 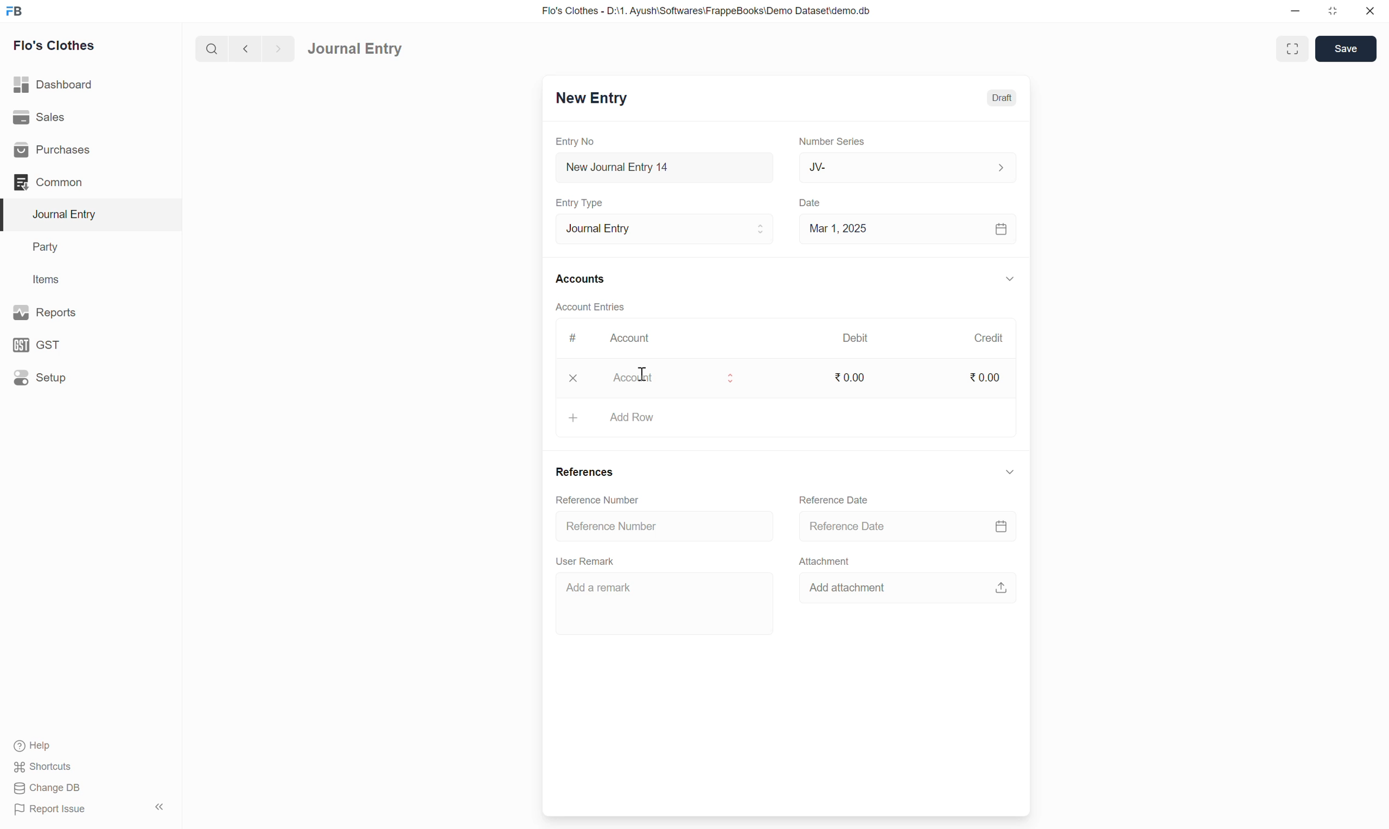 I want to click on Account Entries, so click(x=591, y=306).